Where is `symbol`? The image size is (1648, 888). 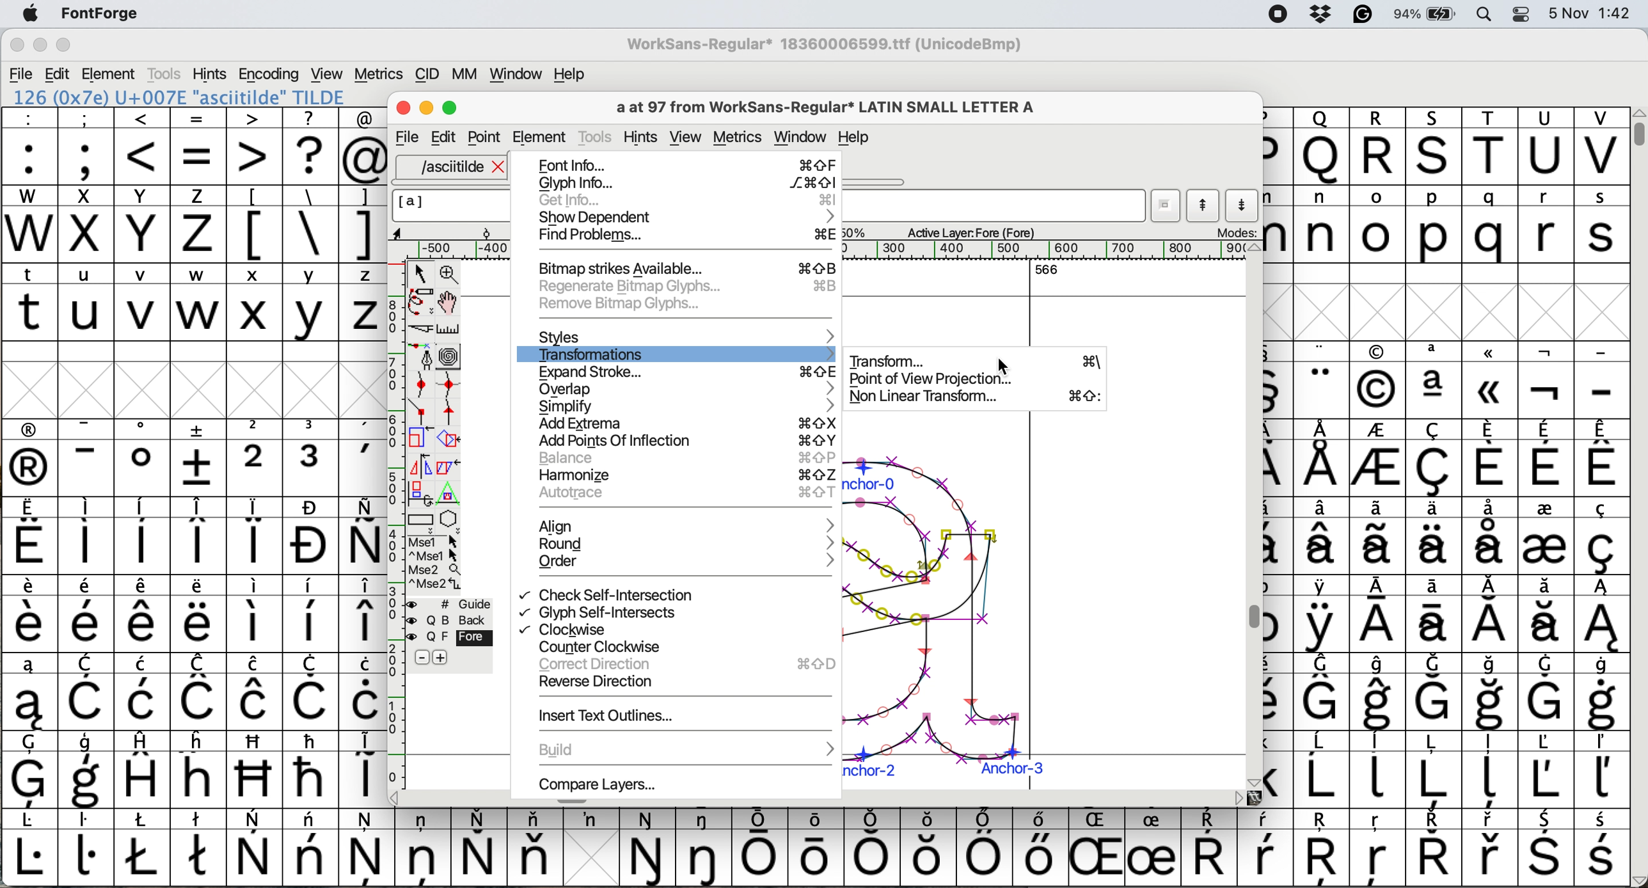
symbol is located at coordinates (984, 848).